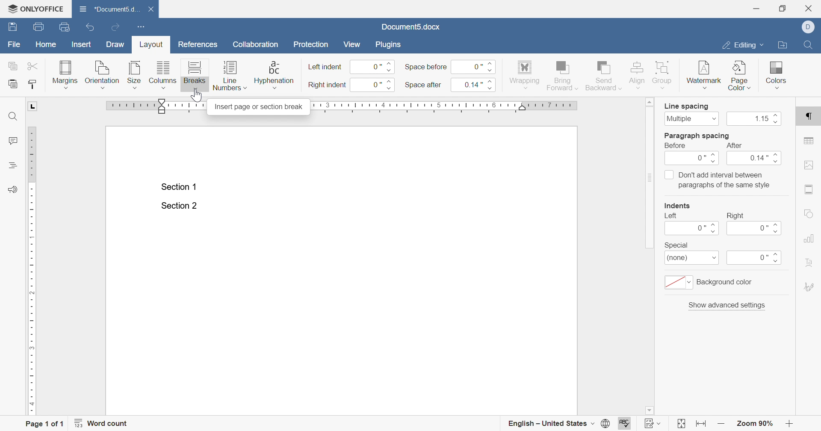 The width and height of the screenshot is (821, 431). What do you see at coordinates (809, 141) in the screenshot?
I see `table settings` at bounding box center [809, 141].